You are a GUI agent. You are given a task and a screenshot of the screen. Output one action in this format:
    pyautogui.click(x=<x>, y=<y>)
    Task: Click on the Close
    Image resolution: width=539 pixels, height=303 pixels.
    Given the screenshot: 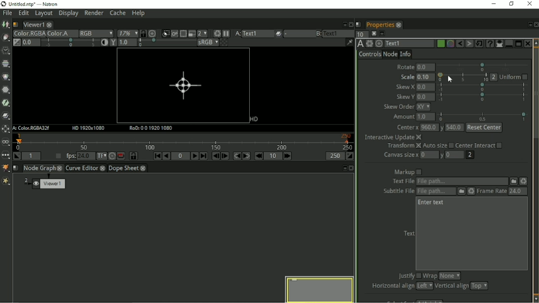 What is the action you would take?
    pyautogui.click(x=528, y=43)
    